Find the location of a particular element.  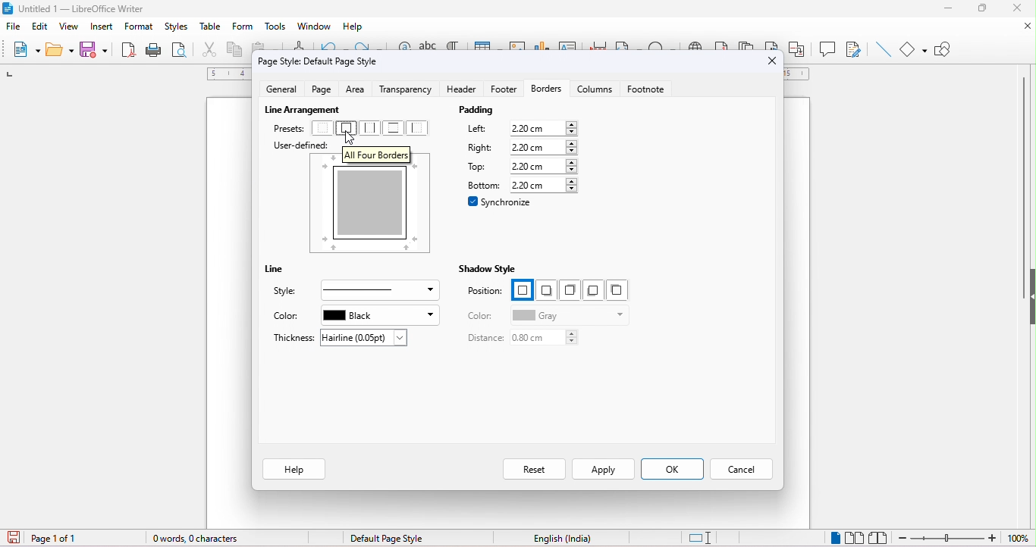

cross reference is located at coordinates (800, 48).